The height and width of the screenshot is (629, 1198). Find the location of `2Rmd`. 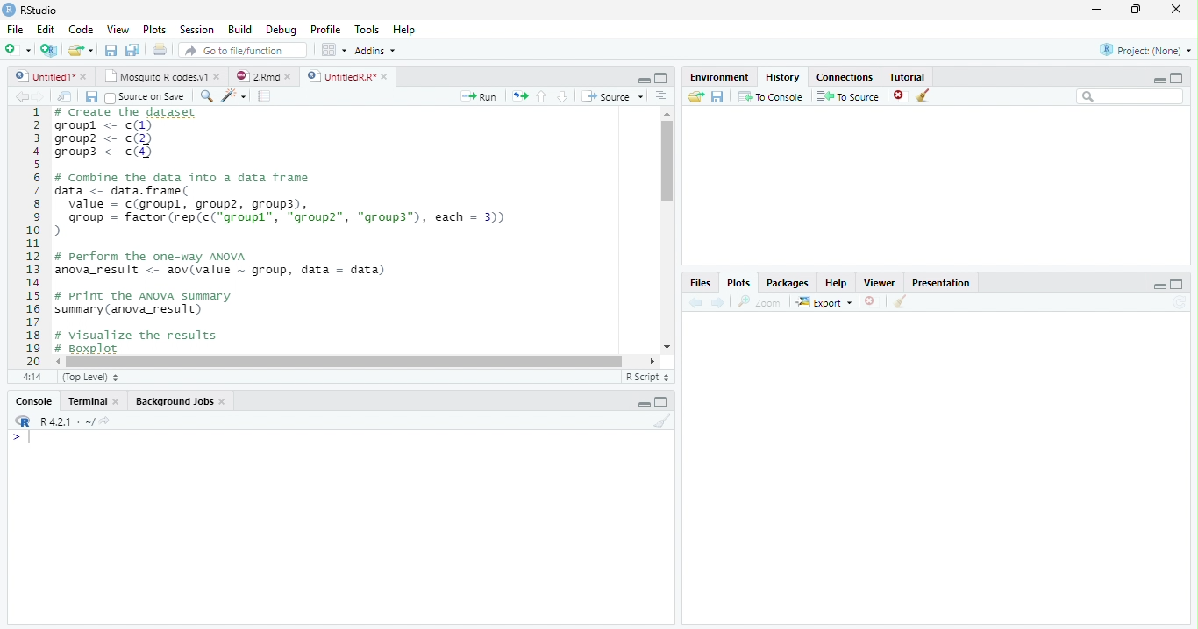

2Rmd is located at coordinates (262, 74).